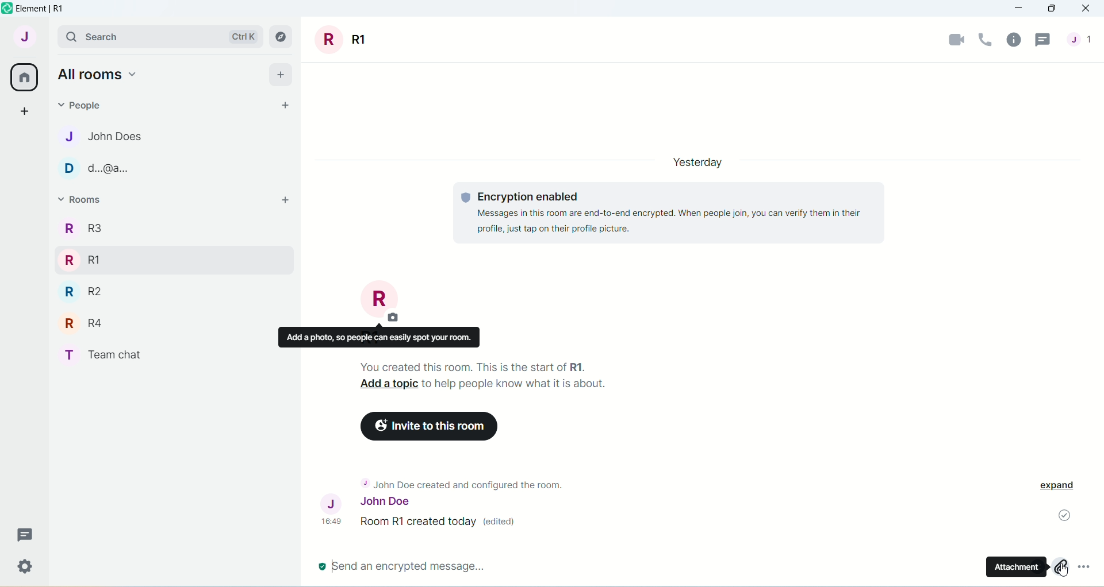 This screenshot has height=587, width=1104. I want to click on R3, so click(87, 231).